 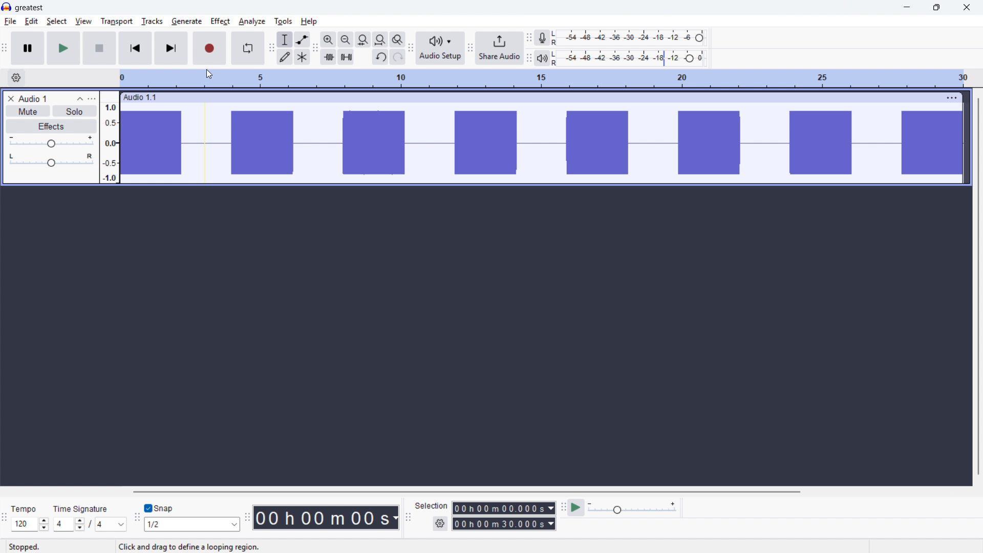 What do you see at coordinates (99, 48) in the screenshot?
I see `stop` at bounding box center [99, 48].